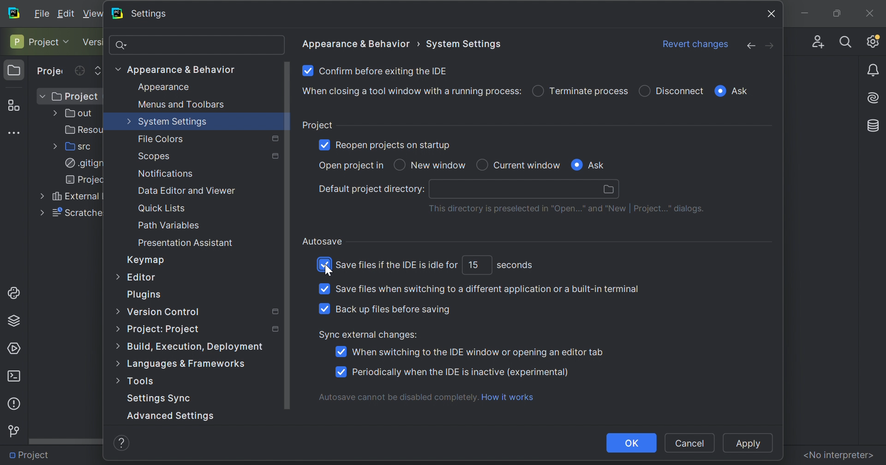 The image size is (886, 465). What do you see at coordinates (127, 120) in the screenshot?
I see `More` at bounding box center [127, 120].